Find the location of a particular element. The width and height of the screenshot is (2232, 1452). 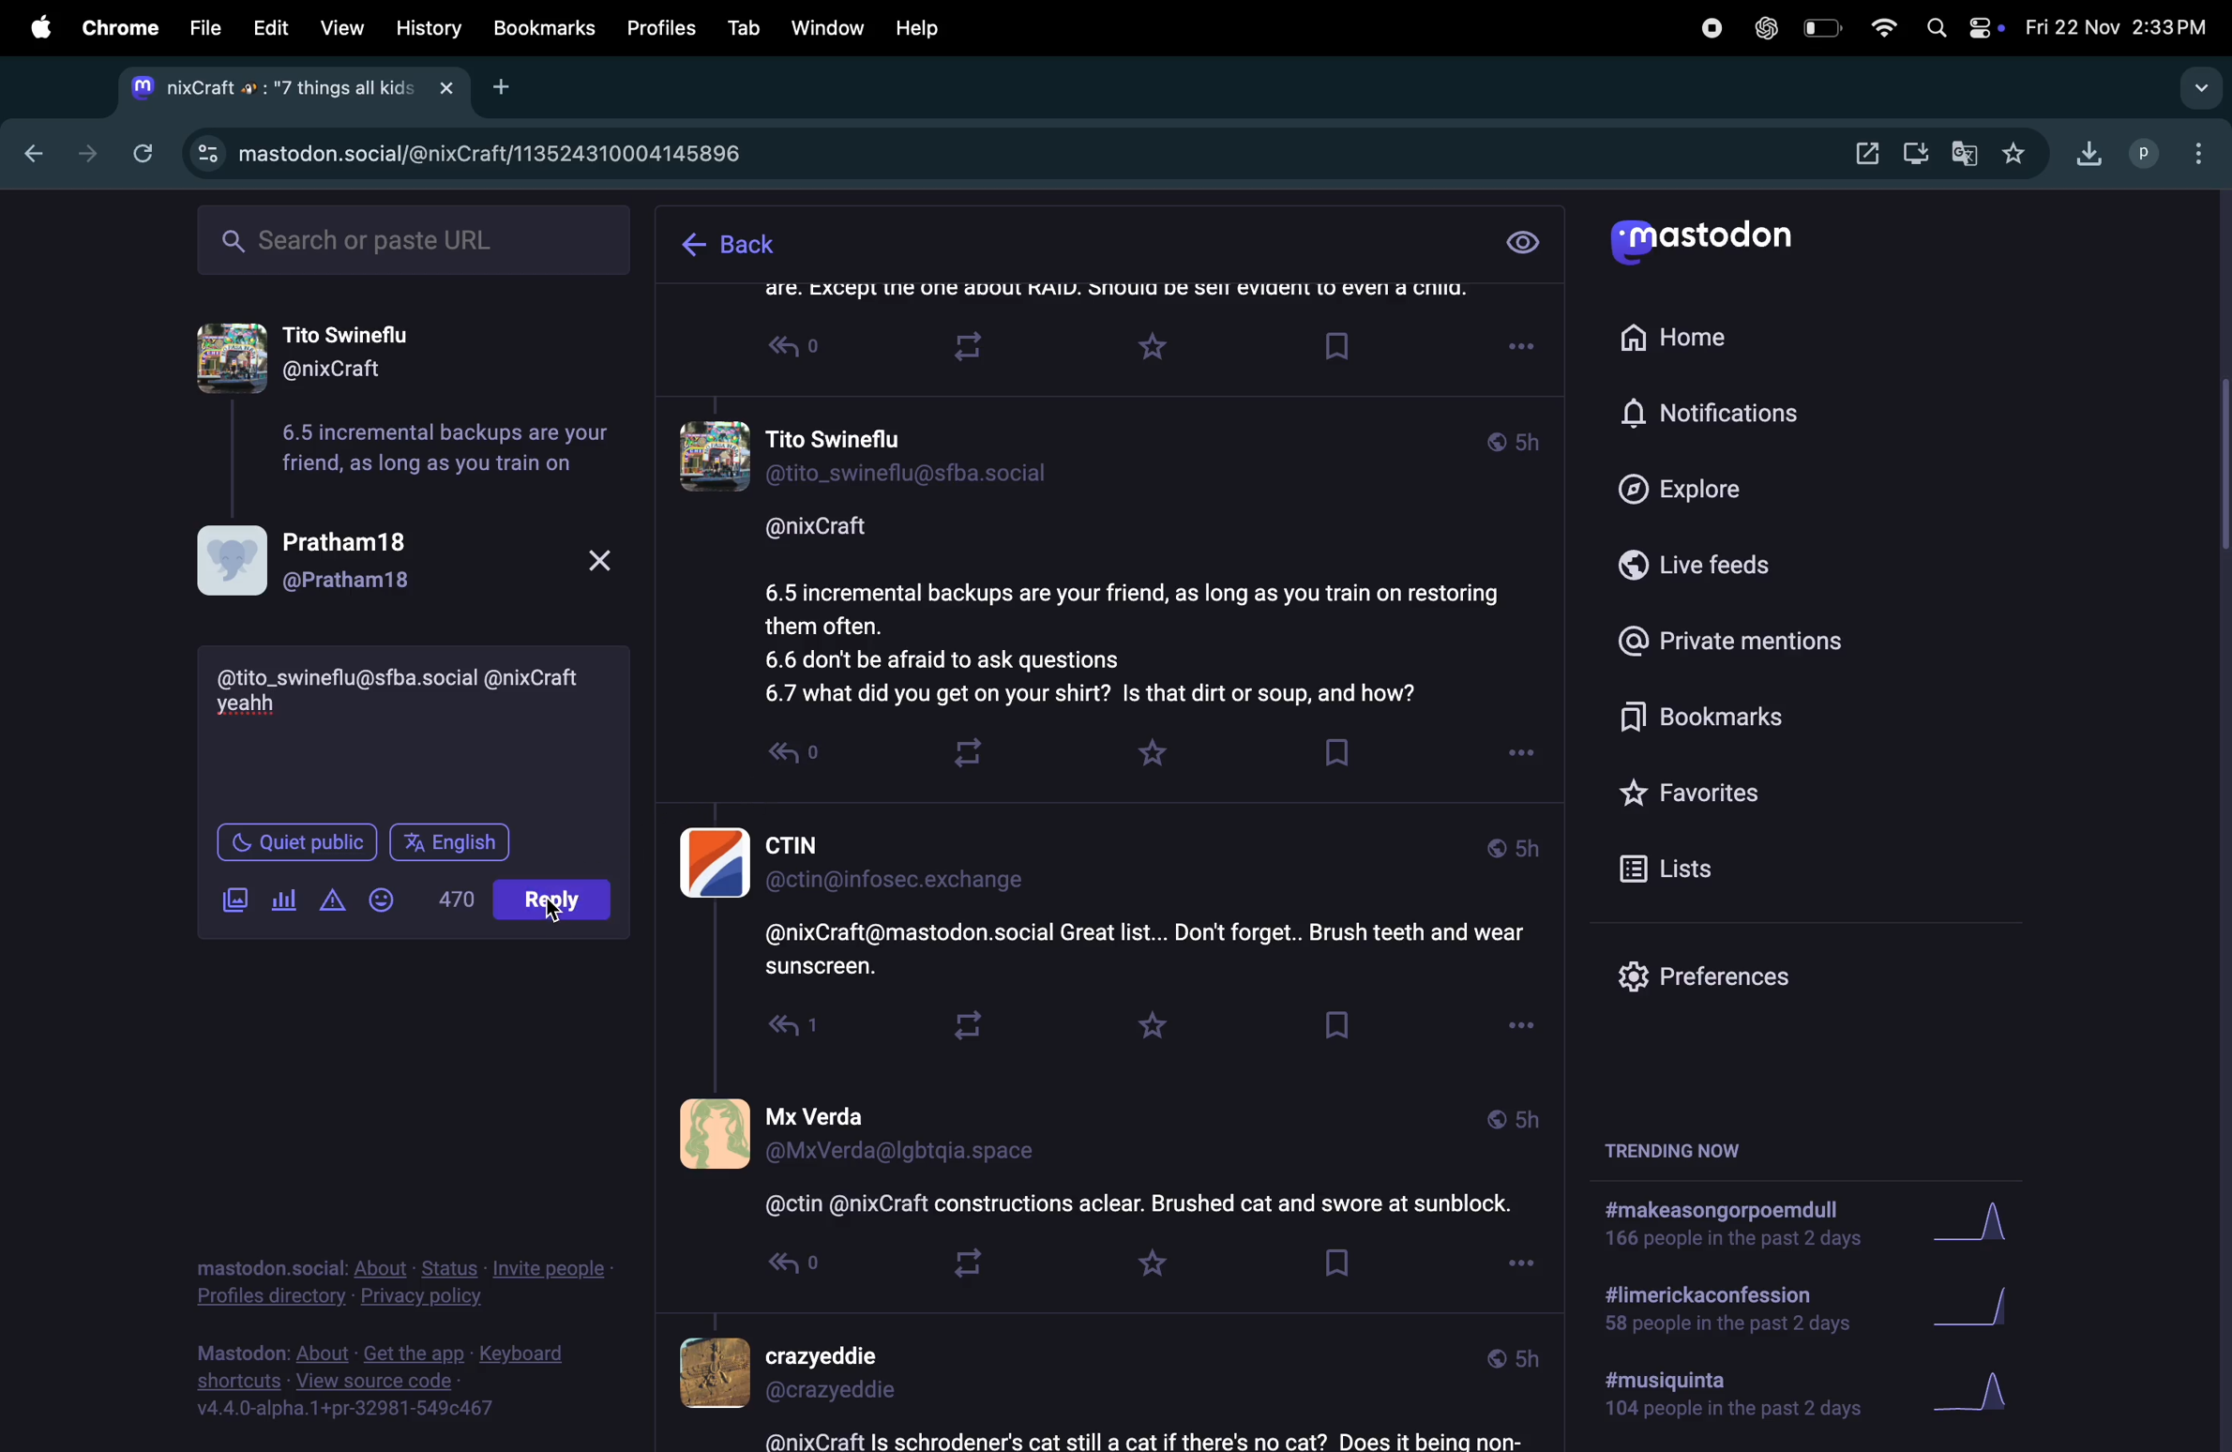

Mastodon: About - Get the app - Keyboard
shortcuts - View source code -
v4.4.0-alpha.1+pr-32981-549¢c467 is located at coordinates (386, 1377).